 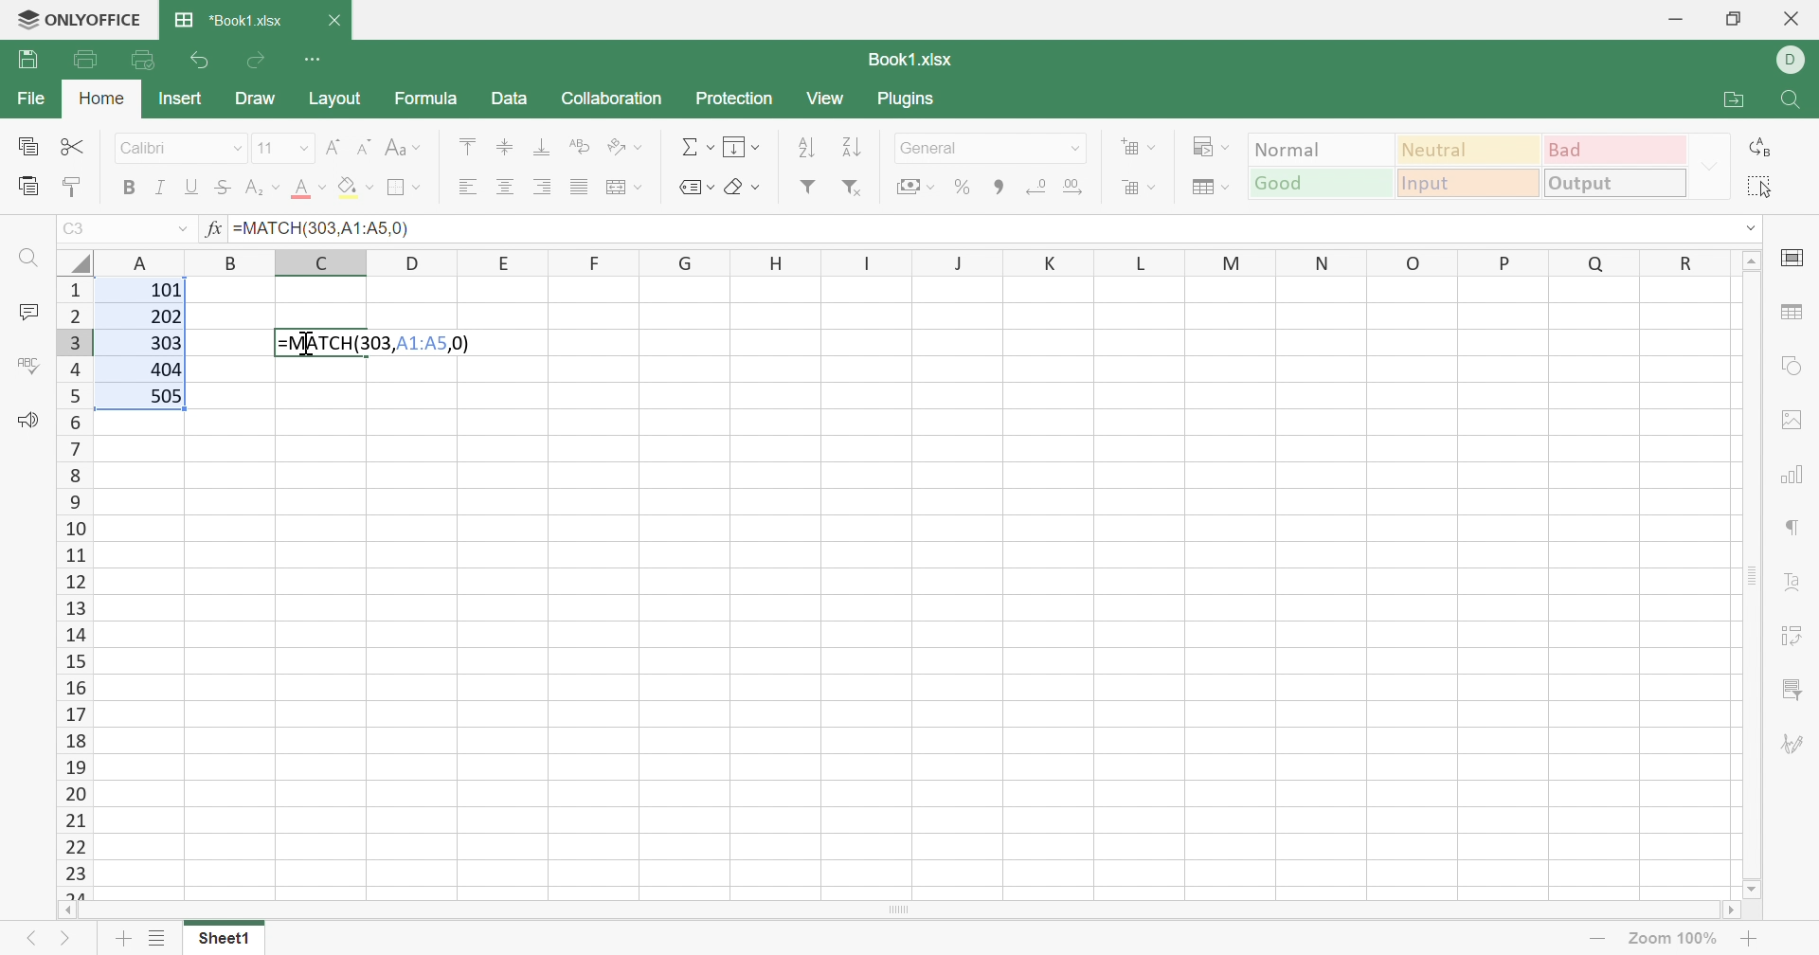 What do you see at coordinates (627, 185) in the screenshot?
I see `Merge and center` at bounding box center [627, 185].